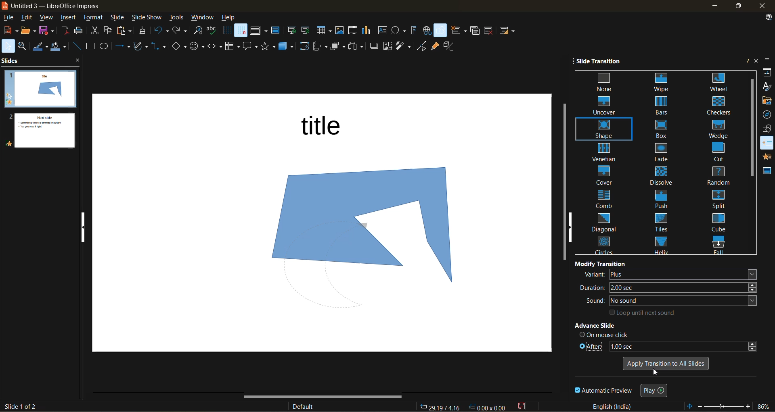 This screenshot has width=775, height=412. Describe the element at coordinates (214, 30) in the screenshot. I see `spelling ` at that location.